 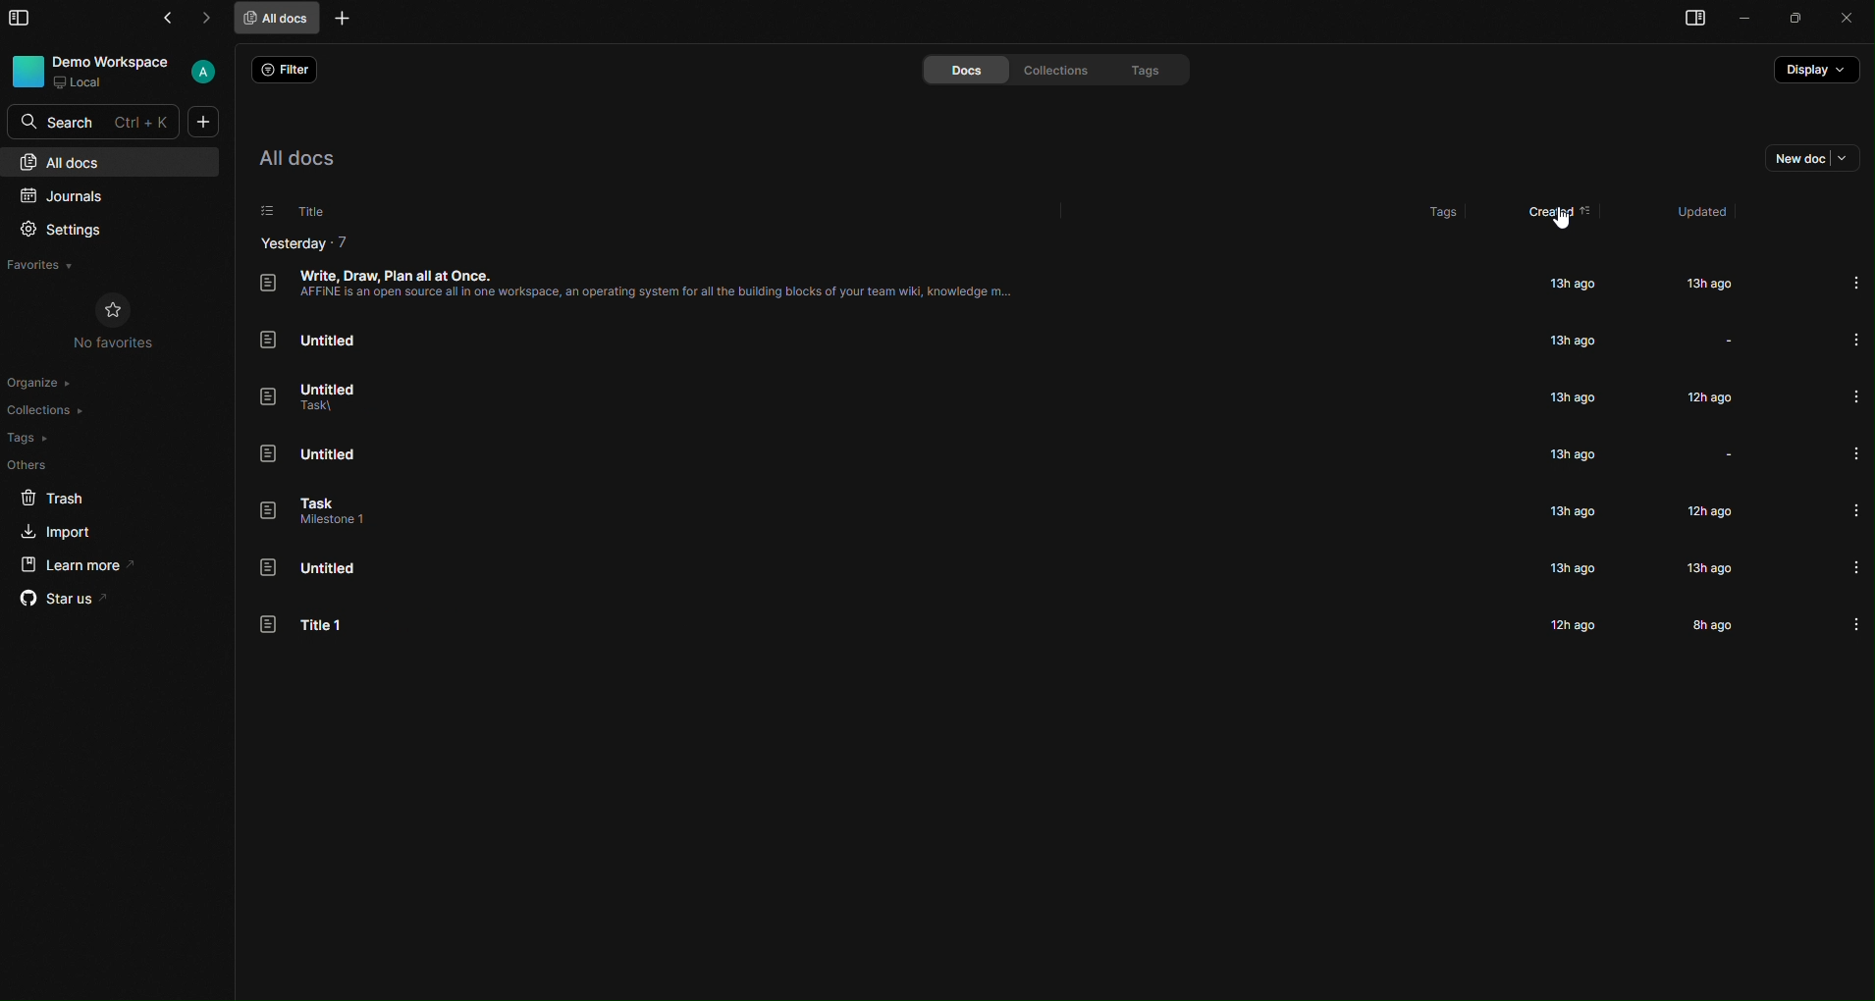 What do you see at coordinates (72, 600) in the screenshot?
I see `star us` at bounding box center [72, 600].